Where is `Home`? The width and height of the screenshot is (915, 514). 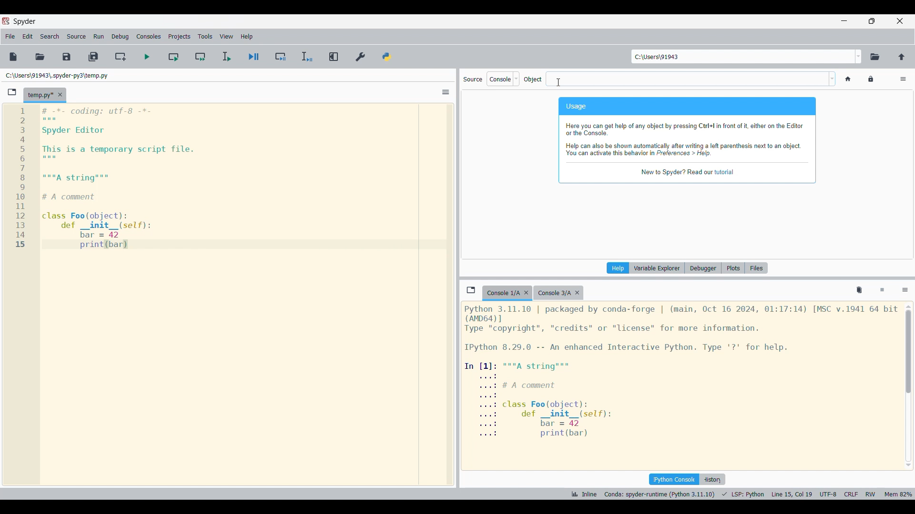
Home is located at coordinates (849, 79).